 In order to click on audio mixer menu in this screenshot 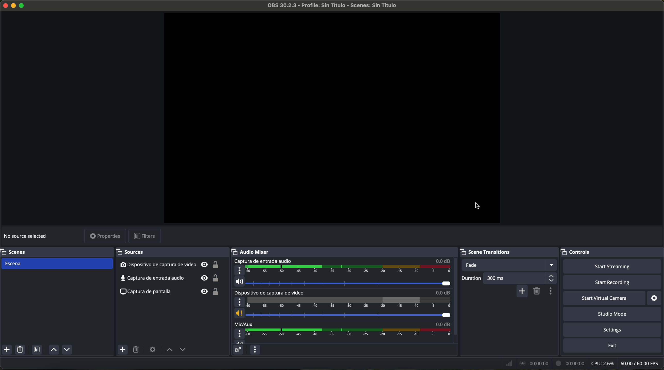, I will do `click(254, 350)`.